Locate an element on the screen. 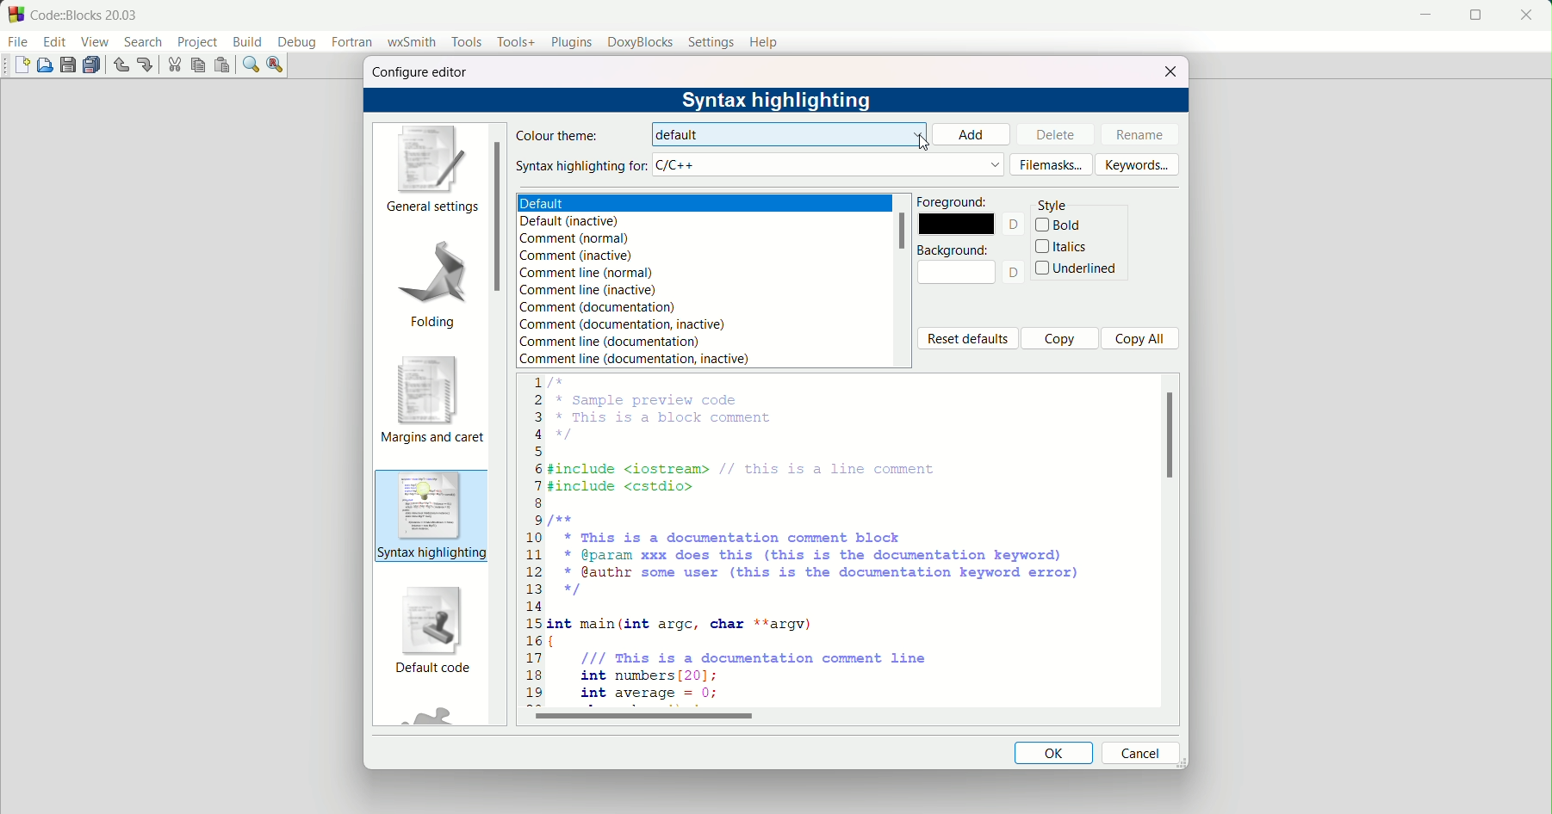 The width and height of the screenshot is (1552, 814). cut is located at coordinates (174, 65).